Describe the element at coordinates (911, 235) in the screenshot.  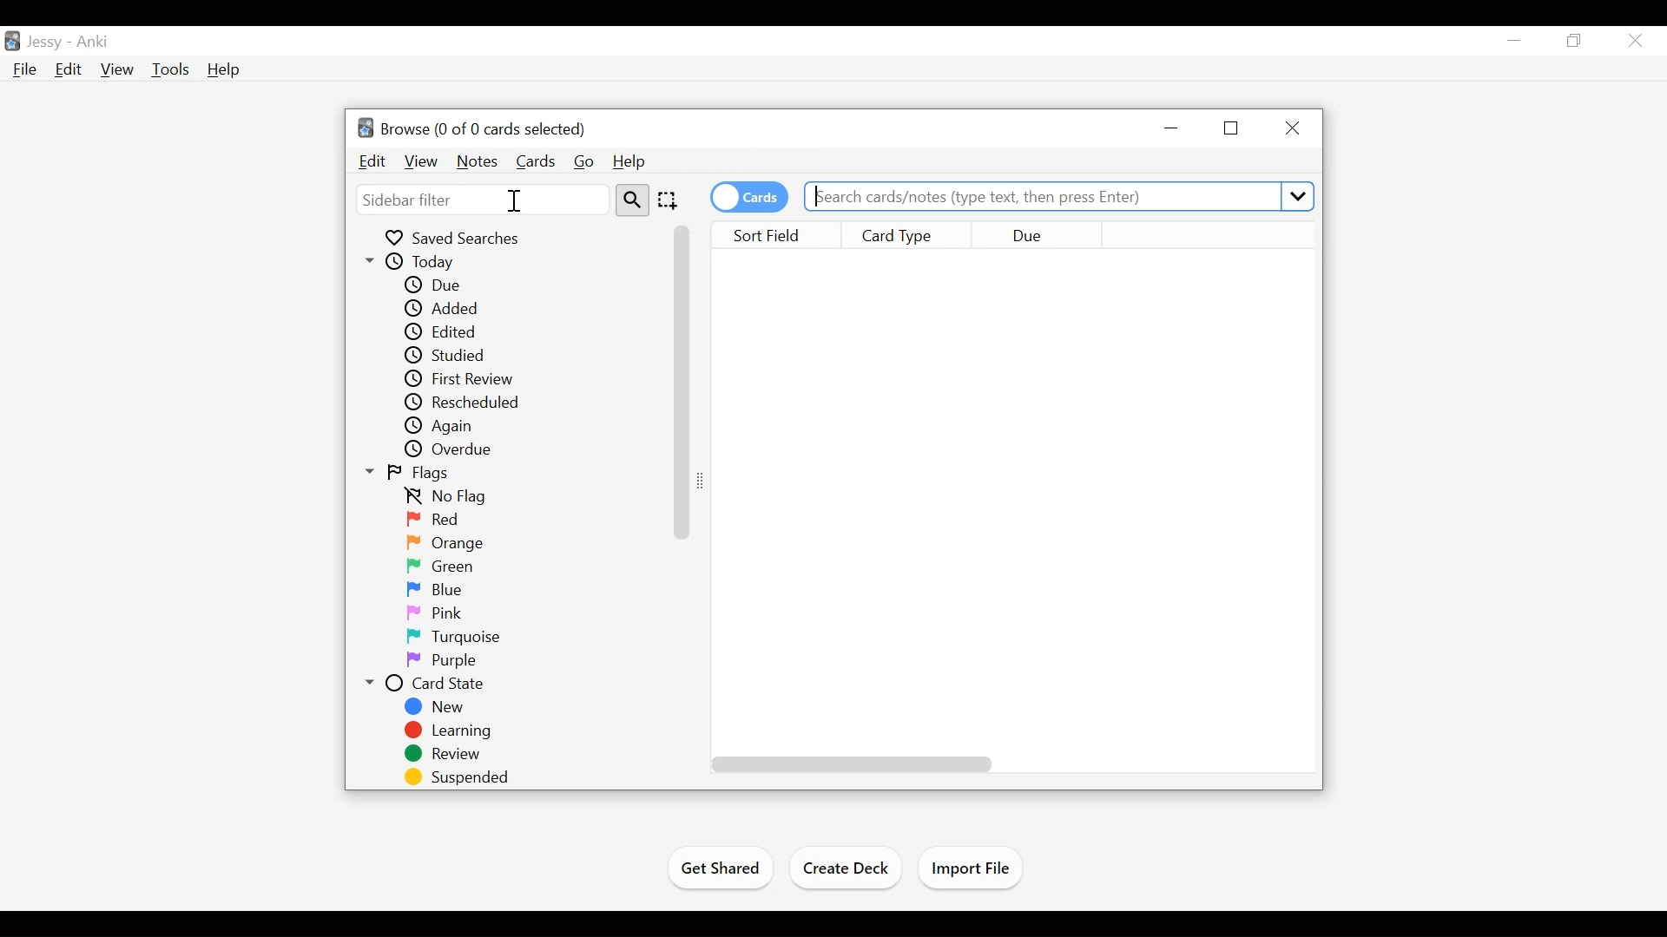
I see `Card Type` at that location.